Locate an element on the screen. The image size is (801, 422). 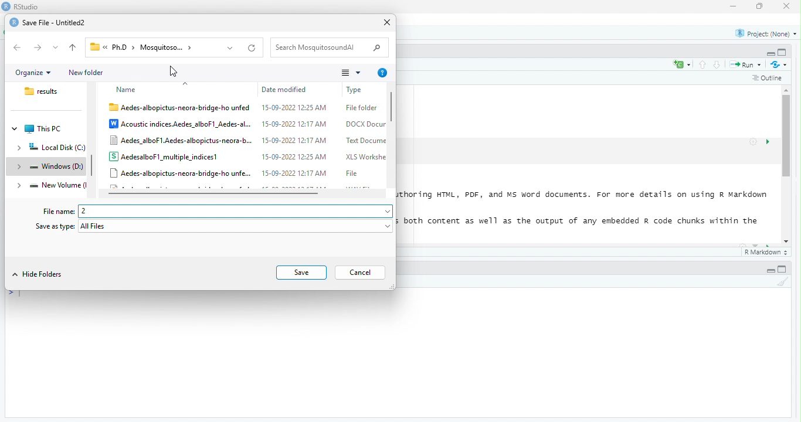
Local Disk (C:) is located at coordinates (56, 148).